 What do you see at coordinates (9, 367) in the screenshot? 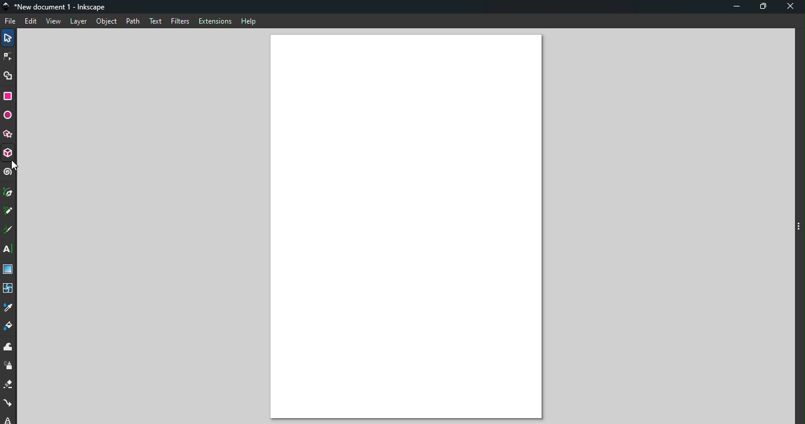
I see `Spray tool` at bounding box center [9, 367].